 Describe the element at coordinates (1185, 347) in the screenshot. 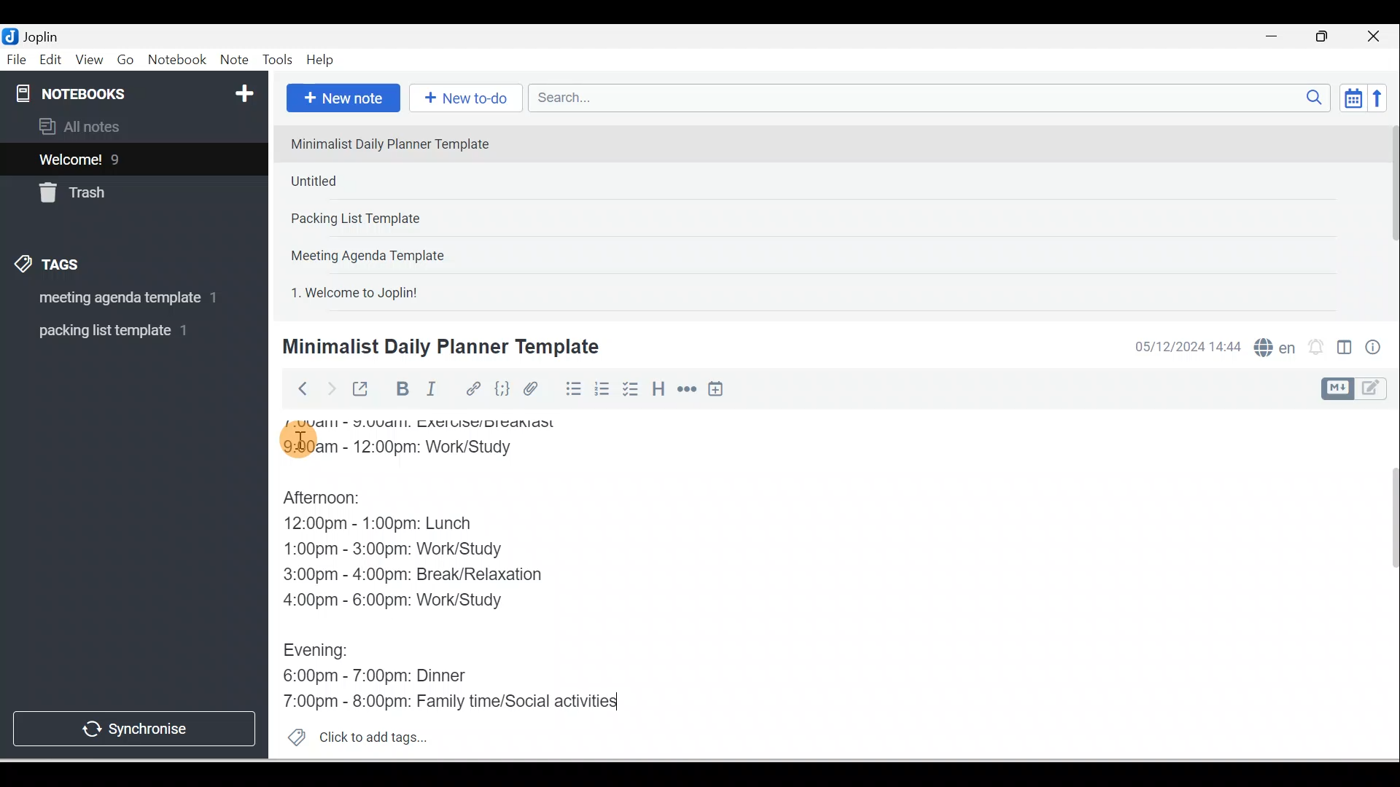

I see `Date & time` at that location.